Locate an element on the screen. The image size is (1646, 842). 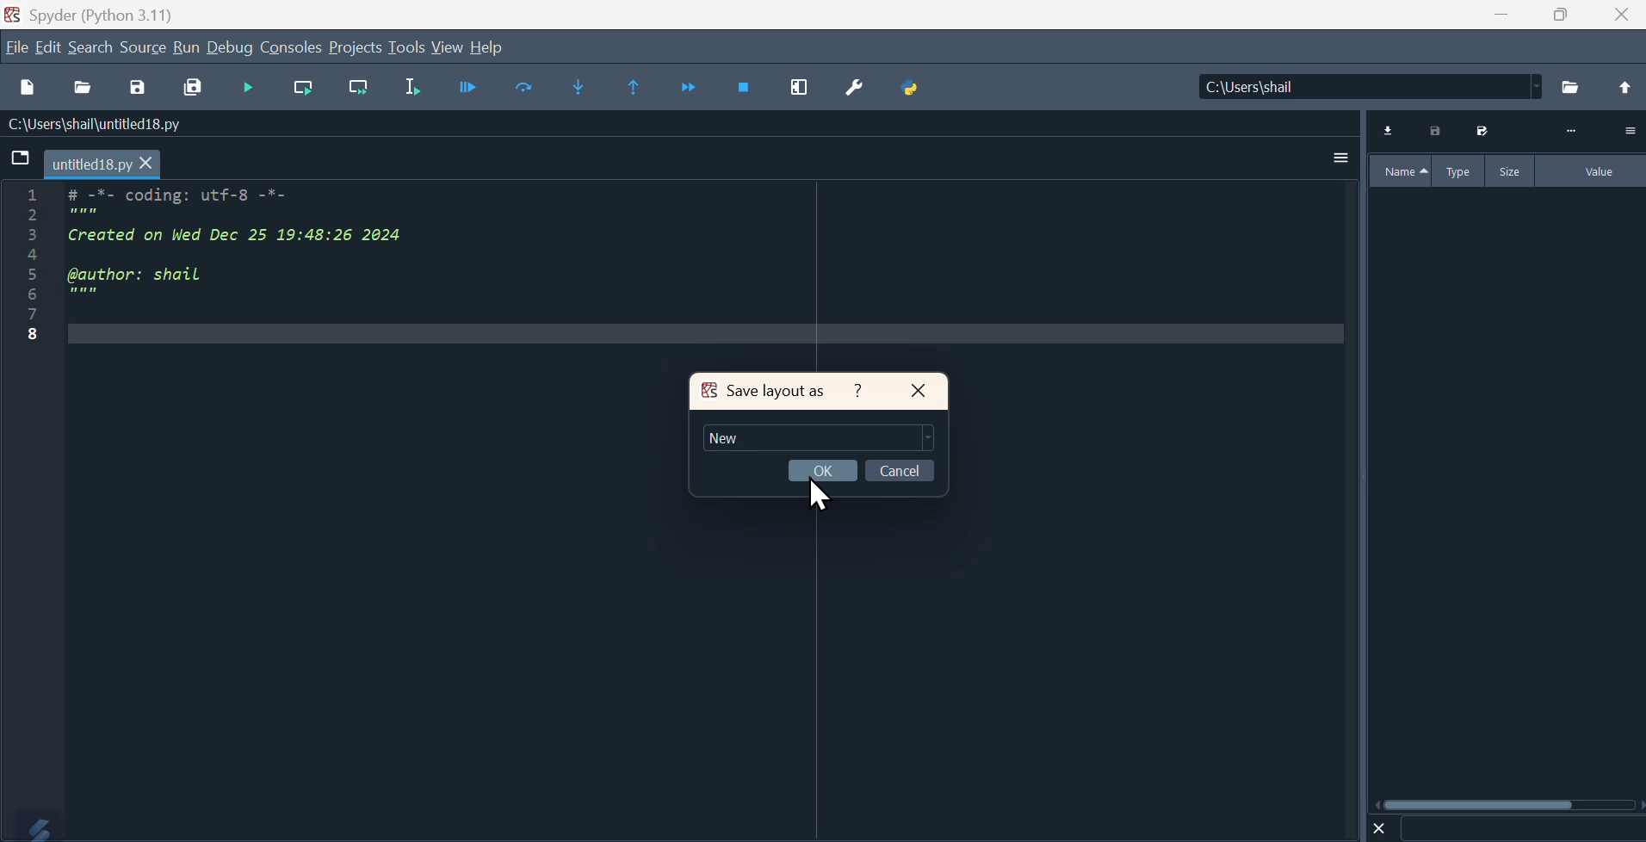
Find next is located at coordinates (575, 86).